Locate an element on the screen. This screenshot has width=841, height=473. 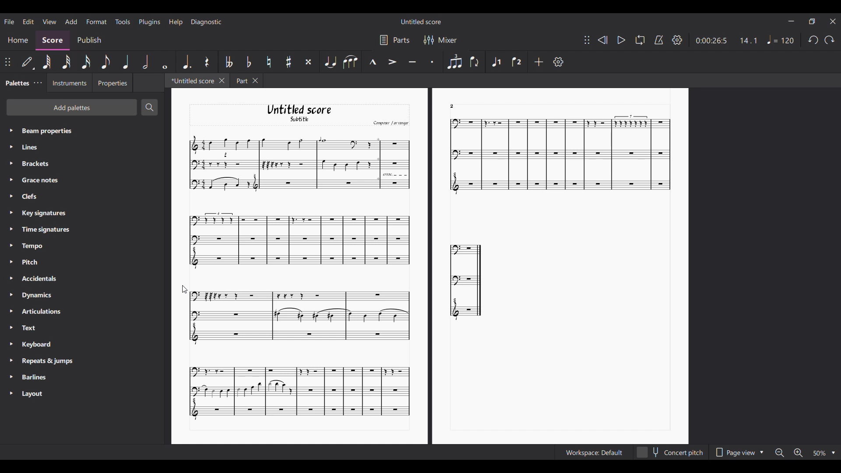
Change position is located at coordinates (8, 62).